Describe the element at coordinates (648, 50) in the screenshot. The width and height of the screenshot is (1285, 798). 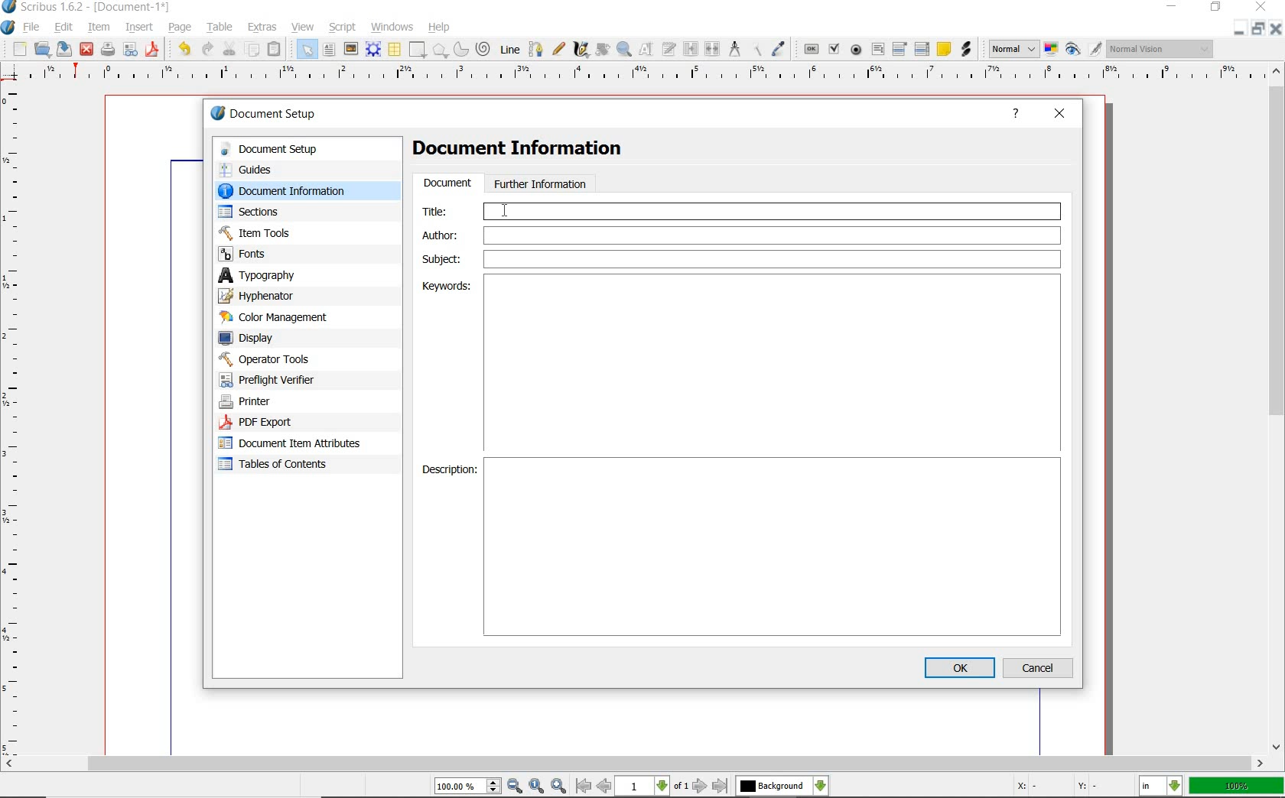
I see `edit contents of frame` at that location.